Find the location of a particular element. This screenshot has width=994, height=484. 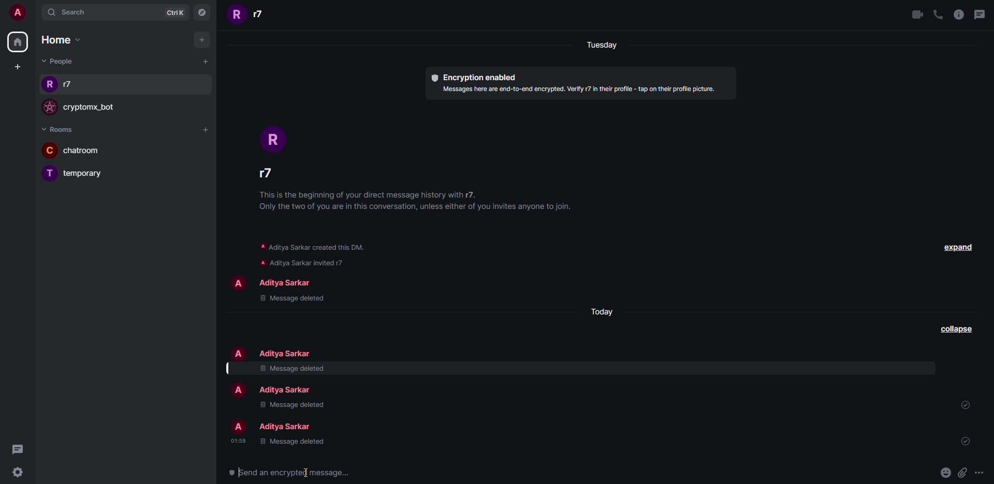

text cursor is located at coordinates (308, 472).